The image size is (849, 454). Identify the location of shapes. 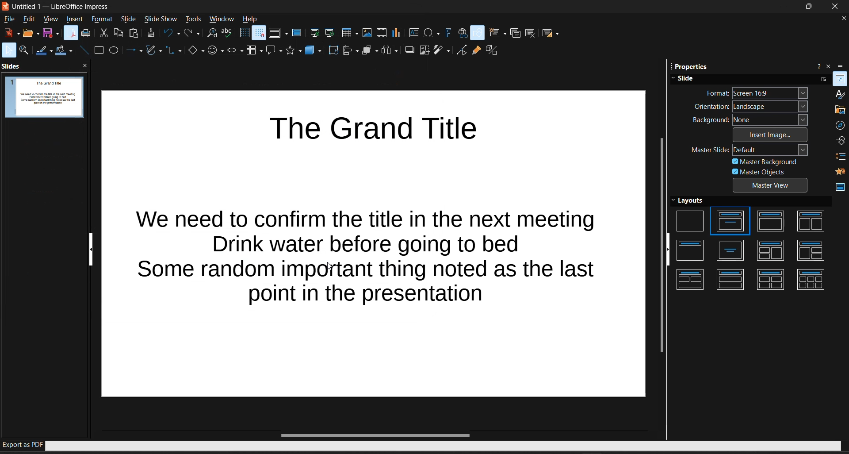
(839, 141).